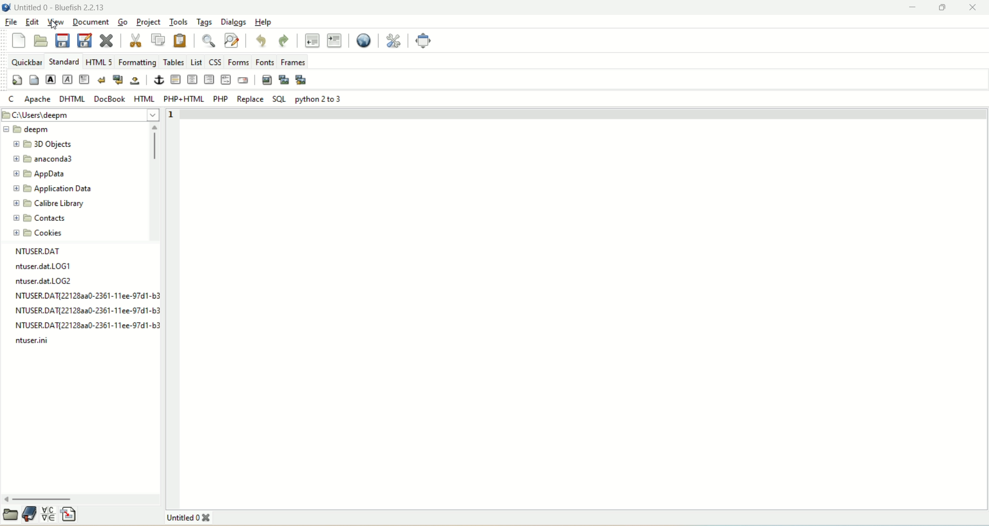 This screenshot has width=989, height=526. Describe the element at coordinates (41, 235) in the screenshot. I see `cookies` at that location.